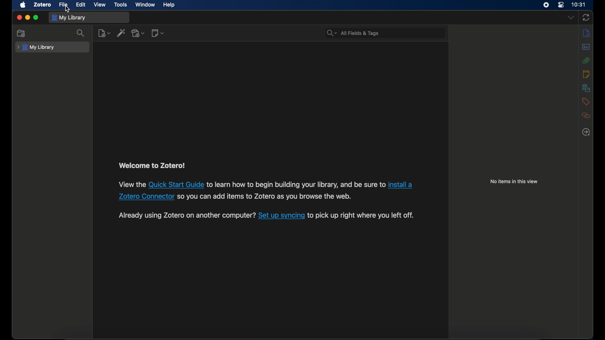  Describe the element at coordinates (586, 101) in the screenshot. I see `tags` at that location.